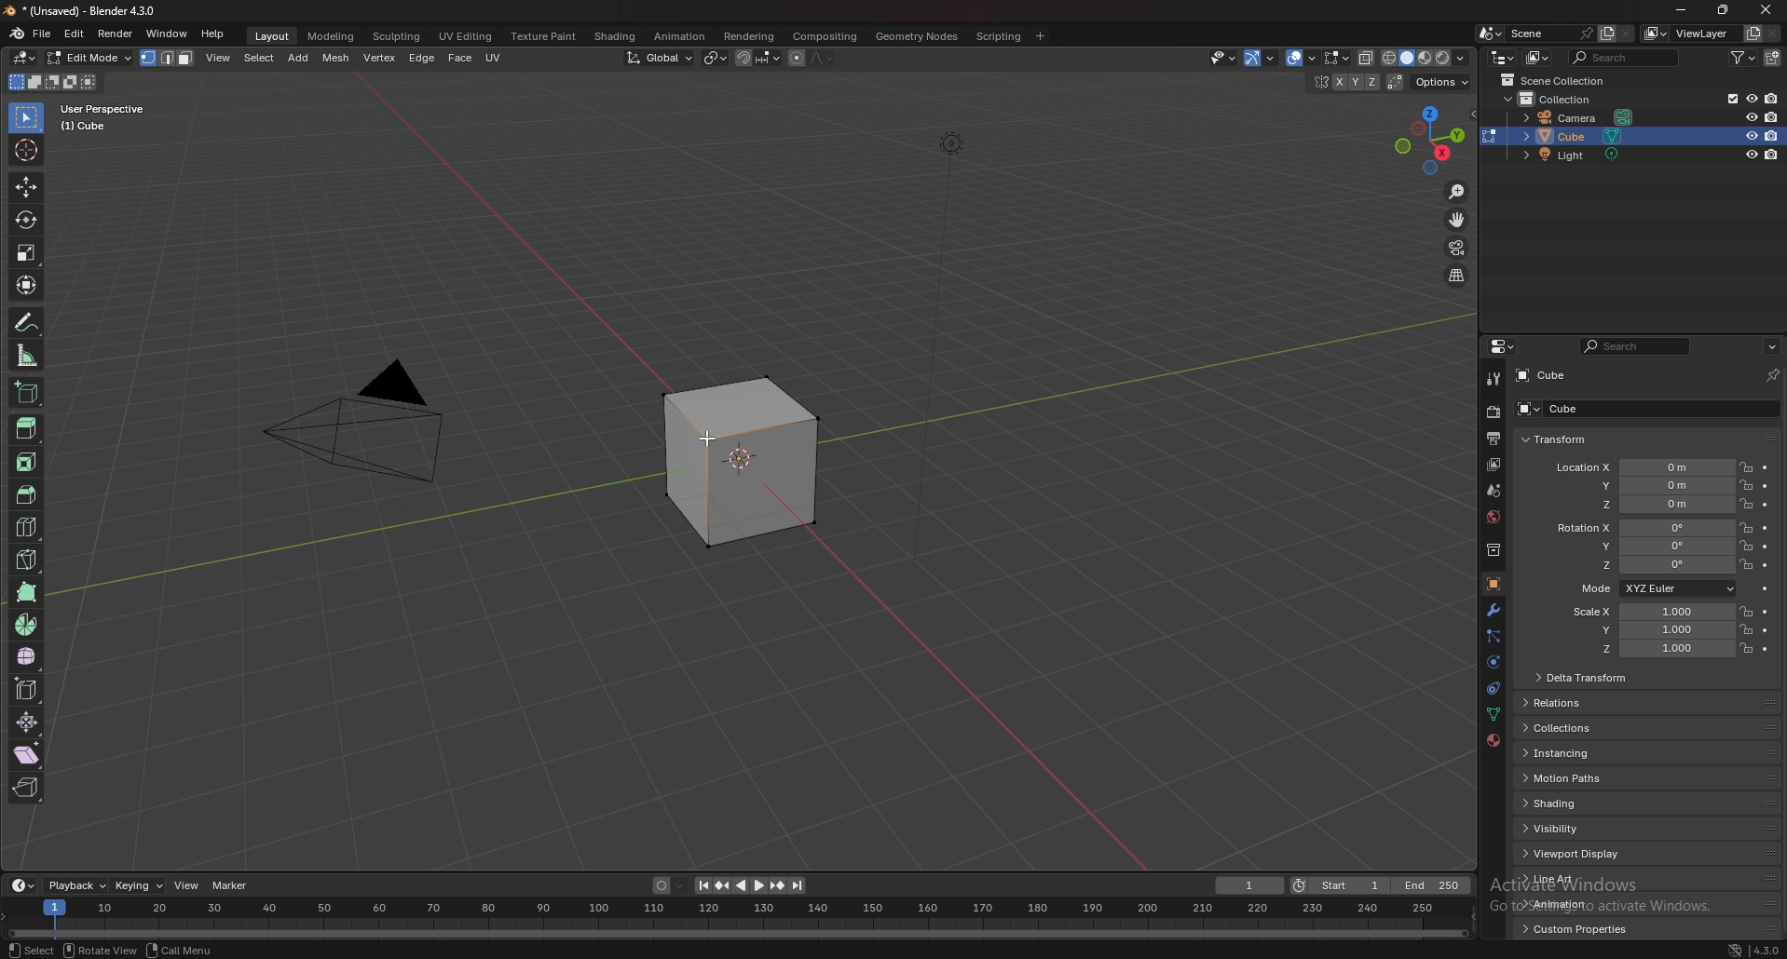 Image resolution: width=1787 pixels, height=959 pixels. I want to click on custom properties, so click(1583, 929).